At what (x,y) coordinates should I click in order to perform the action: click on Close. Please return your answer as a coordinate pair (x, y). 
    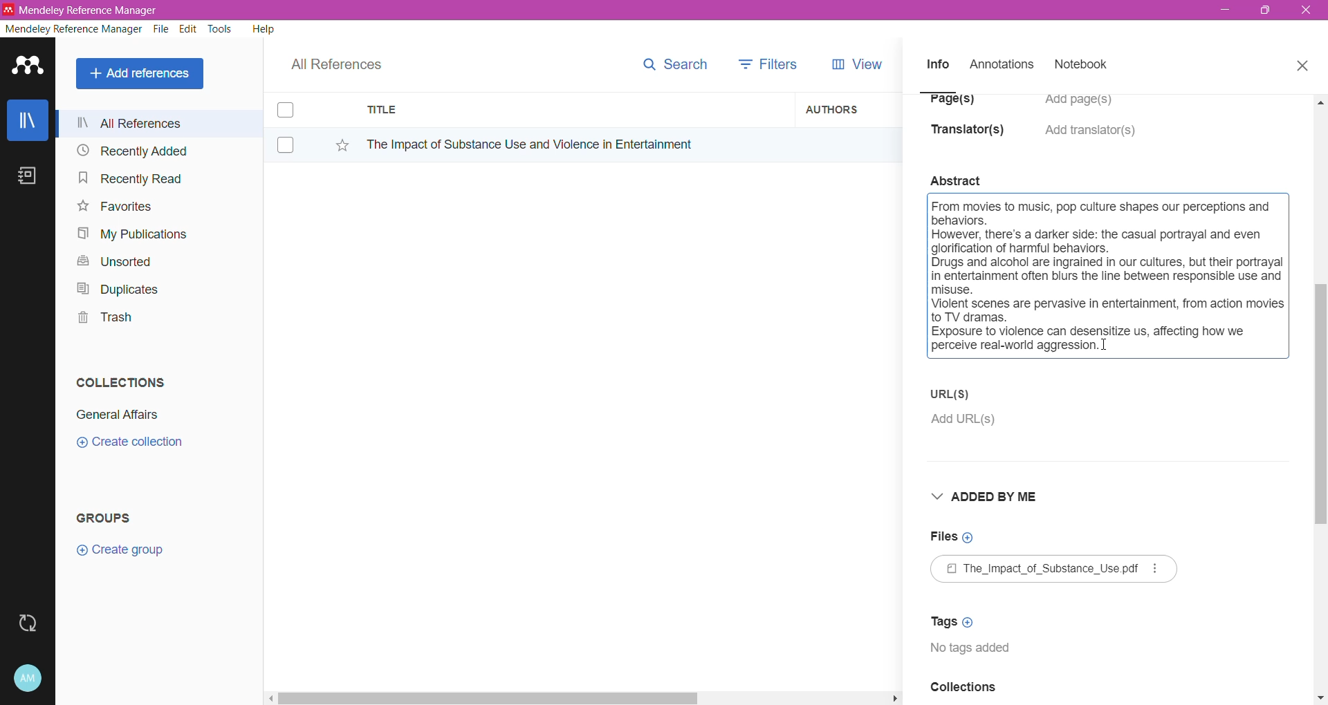
    Looking at the image, I should click on (1302, 64).